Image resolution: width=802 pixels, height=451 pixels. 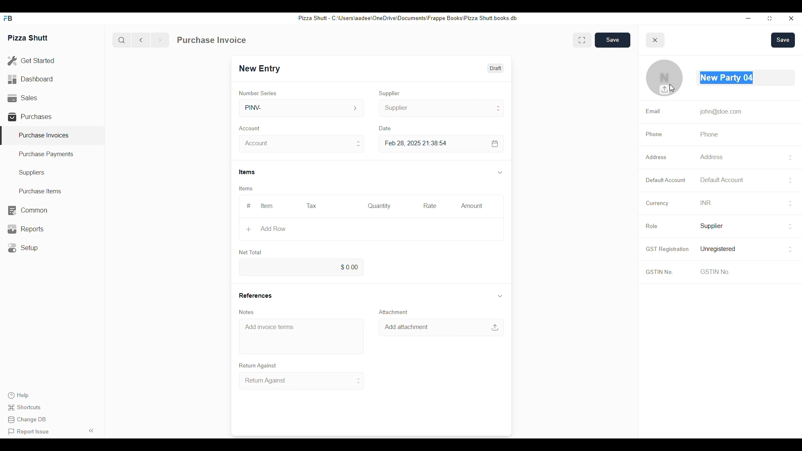 I want to click on Report issue, so click(x=29, y=432).